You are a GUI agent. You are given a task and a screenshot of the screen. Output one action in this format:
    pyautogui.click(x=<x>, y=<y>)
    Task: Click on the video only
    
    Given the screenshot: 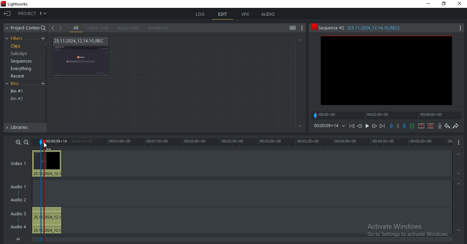 What is the action you would take?
    pyautogui.click(x=98, y=28)
    